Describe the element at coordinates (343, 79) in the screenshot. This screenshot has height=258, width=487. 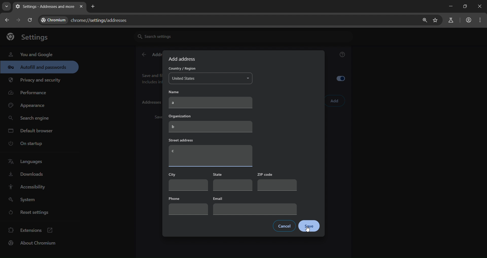
I see `toggle button` at that location.